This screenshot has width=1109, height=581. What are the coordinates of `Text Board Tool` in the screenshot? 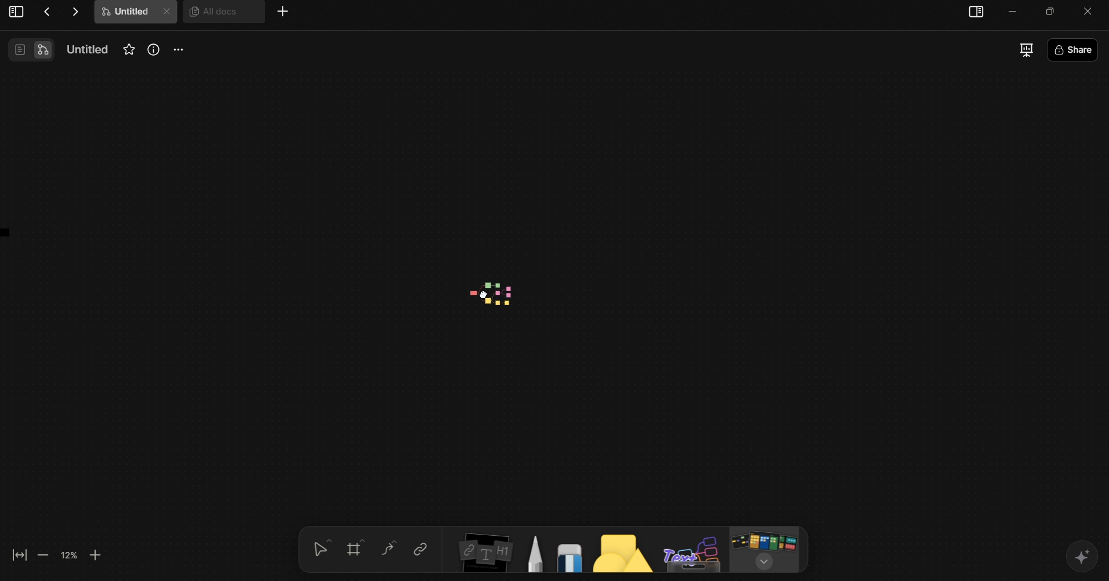 It's located at (693, 552).